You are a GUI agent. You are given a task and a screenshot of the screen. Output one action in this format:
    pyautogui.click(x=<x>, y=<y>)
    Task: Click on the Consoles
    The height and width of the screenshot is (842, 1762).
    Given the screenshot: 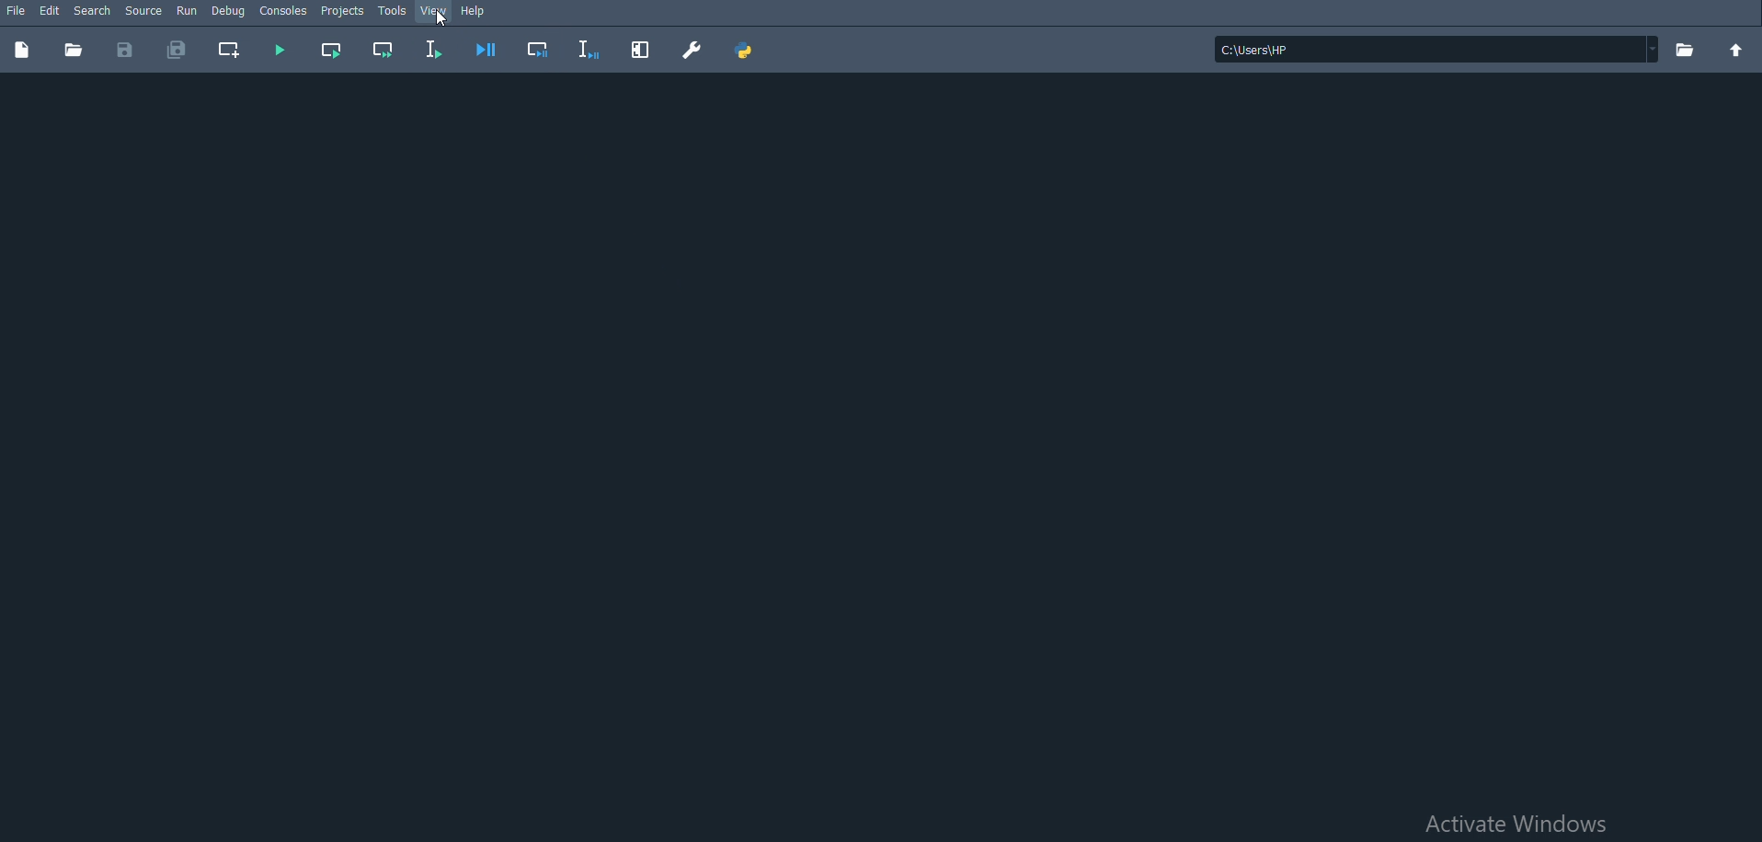 What is the action you would take?
    pyautogui.click(x=285, y=11)
    